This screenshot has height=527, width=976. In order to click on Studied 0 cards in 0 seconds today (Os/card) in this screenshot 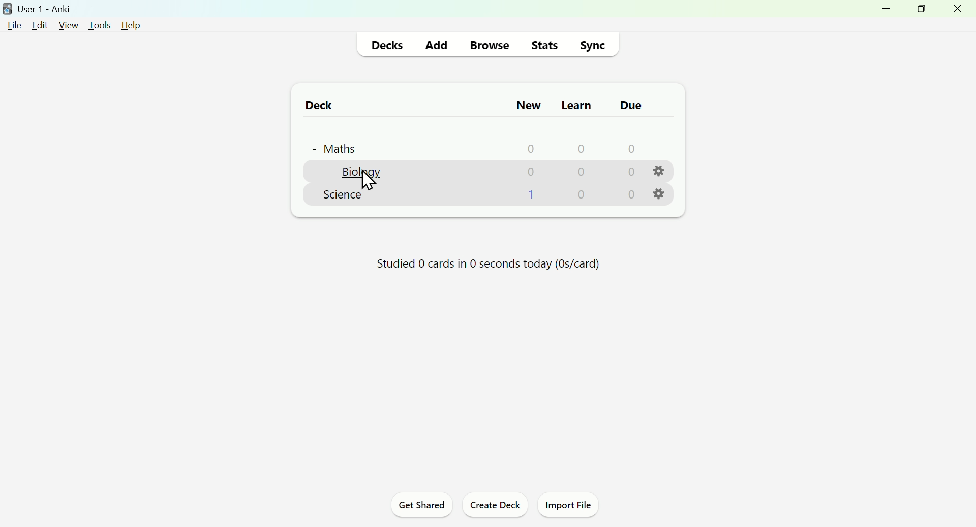, I will do `click(489, 263)`.